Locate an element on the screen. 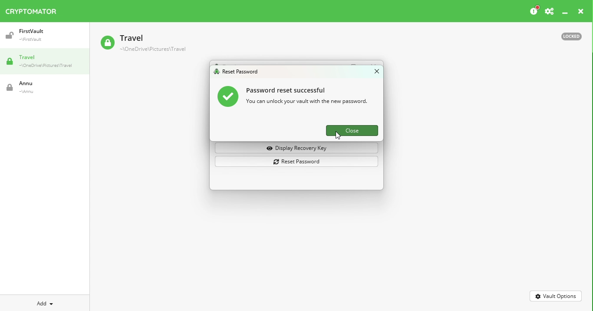  Add new vault is located at coordinates (45, 302).